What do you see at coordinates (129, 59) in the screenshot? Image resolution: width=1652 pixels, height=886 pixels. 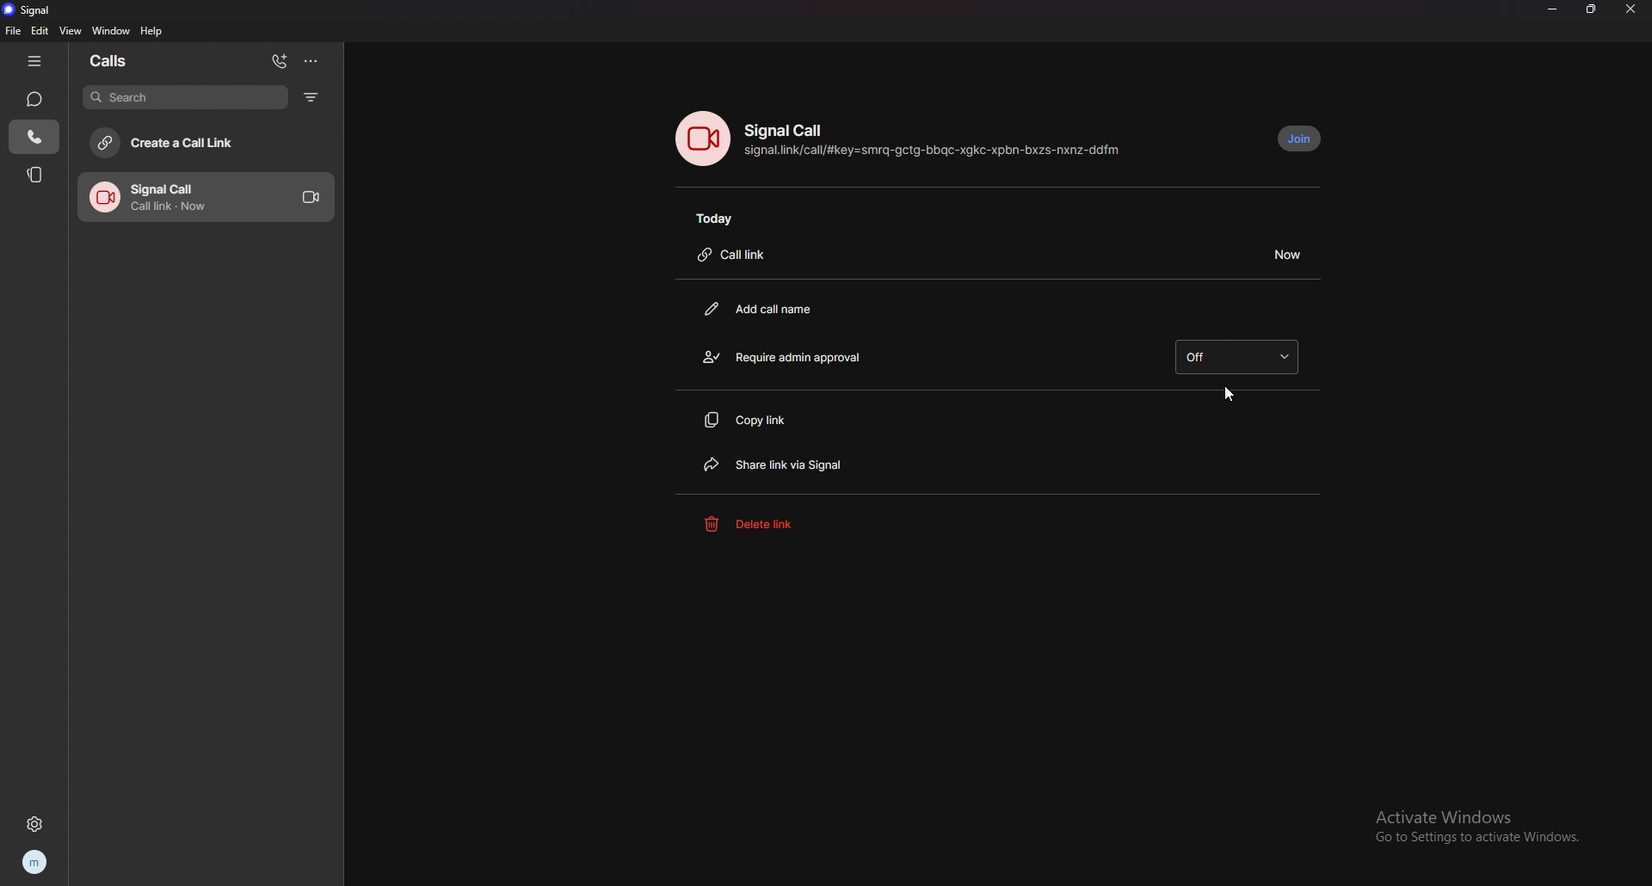 I see `calls` at bounding box center [129, 59].